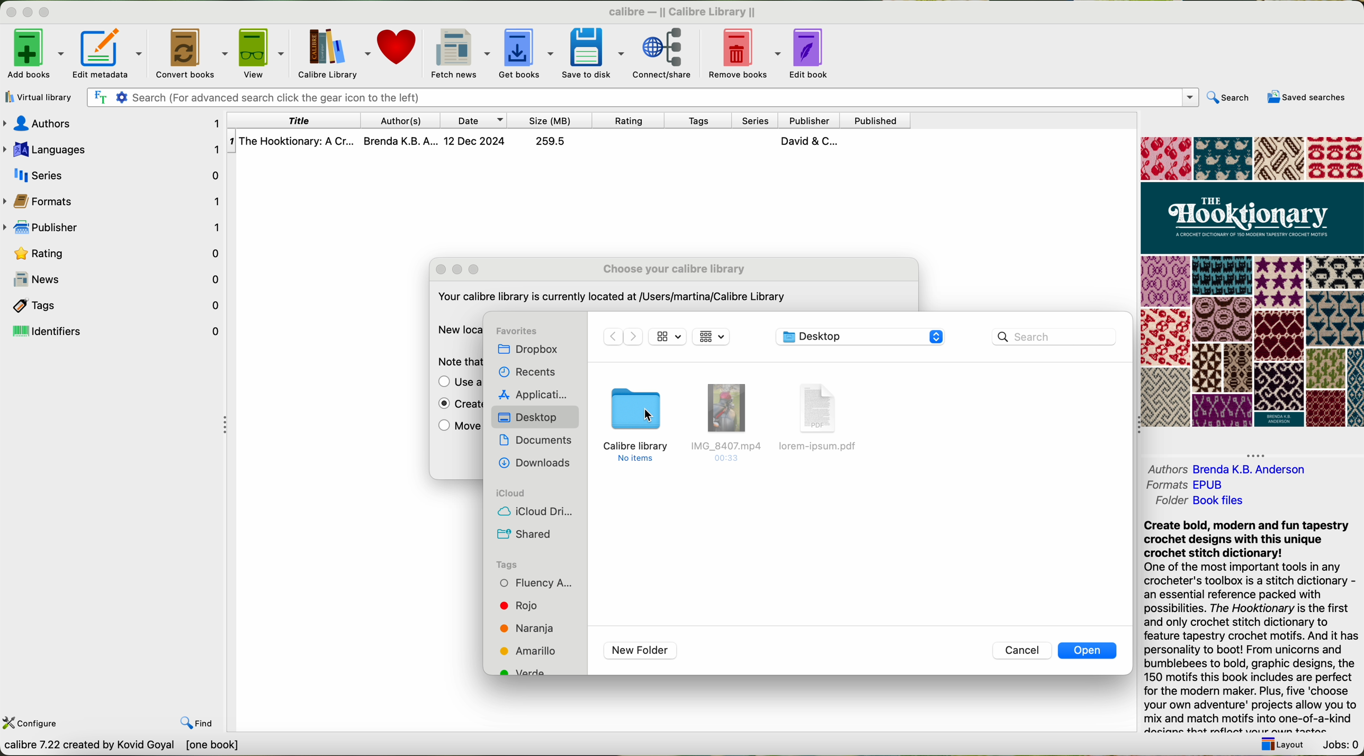 The height and width of the screenshot is (756, 1364). Describe the element at coordinates (535, 513) in the screenshot. I see `icloud drive` at that location.